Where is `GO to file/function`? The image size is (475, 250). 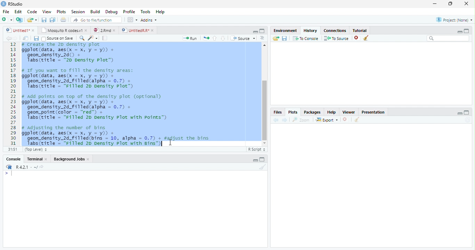 GO to file/function is located at coordinates (95, 20).